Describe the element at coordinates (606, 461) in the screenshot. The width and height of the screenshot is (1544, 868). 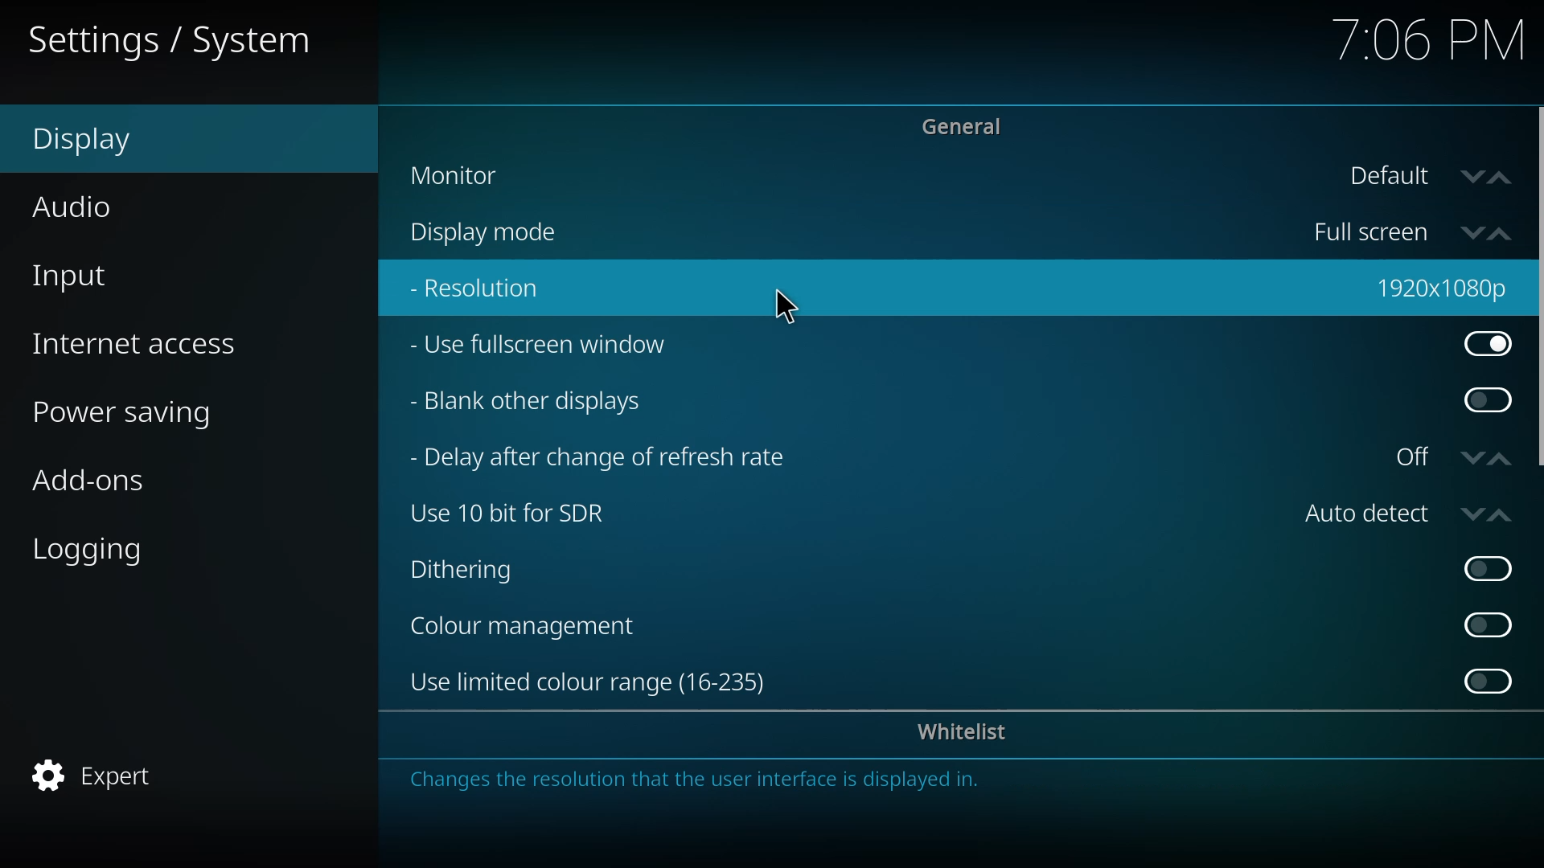
I see `delay after change of refresh rate` at that location.